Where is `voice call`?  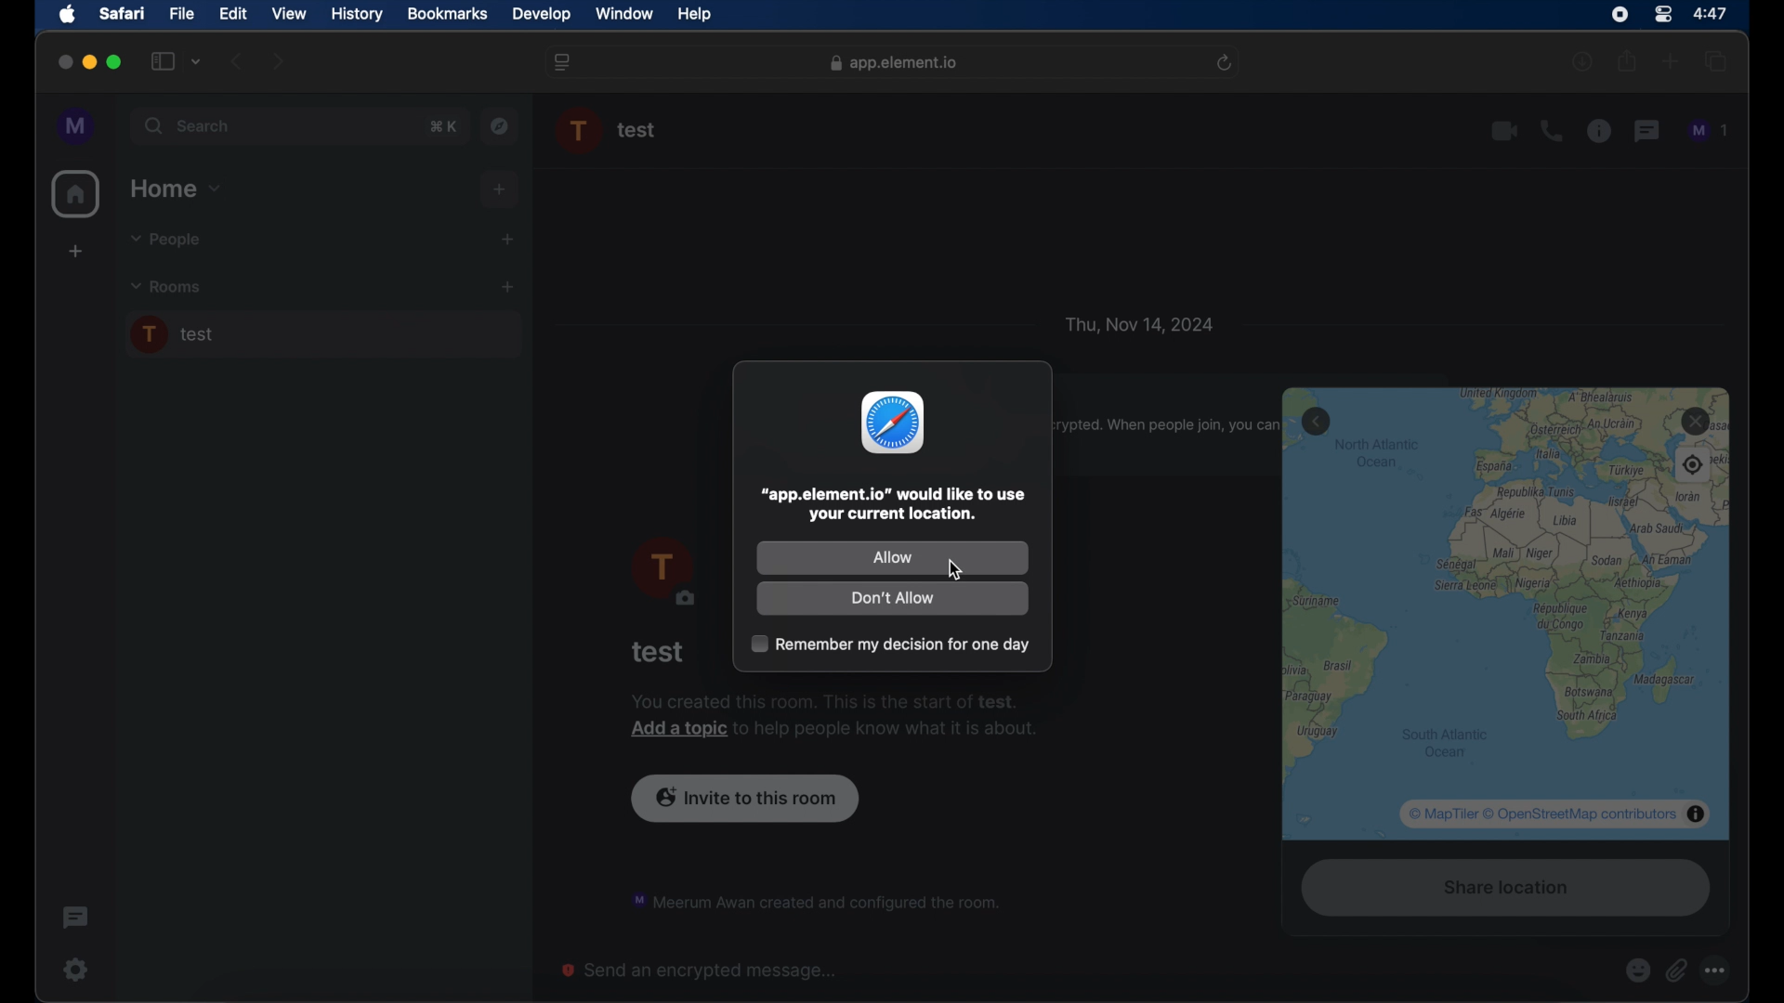
voice call is located at coordinates (1551, 131).